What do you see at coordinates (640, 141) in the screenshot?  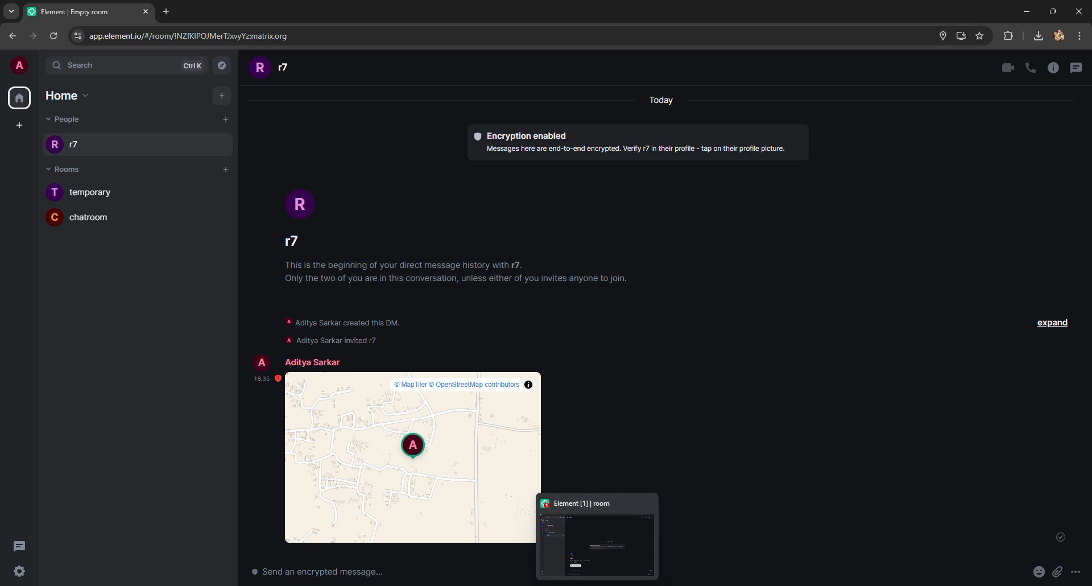 I see `encryption enabled` at bounding box center [640, 141].